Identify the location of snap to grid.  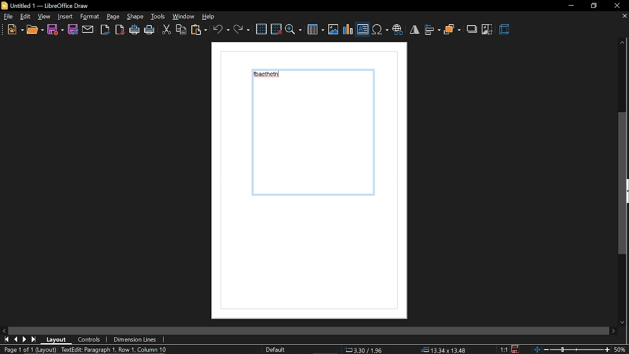
(276, 29).